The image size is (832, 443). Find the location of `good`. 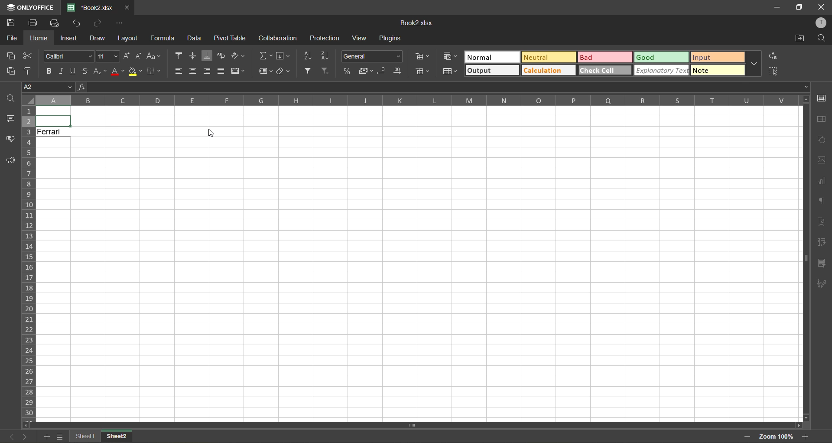

good is located at coordinates (662, 58).